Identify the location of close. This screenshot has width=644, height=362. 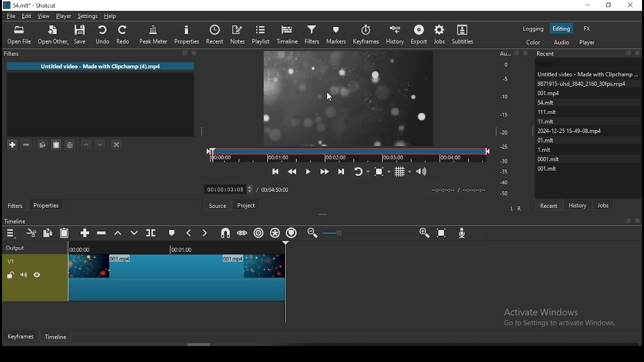
(637, 220).